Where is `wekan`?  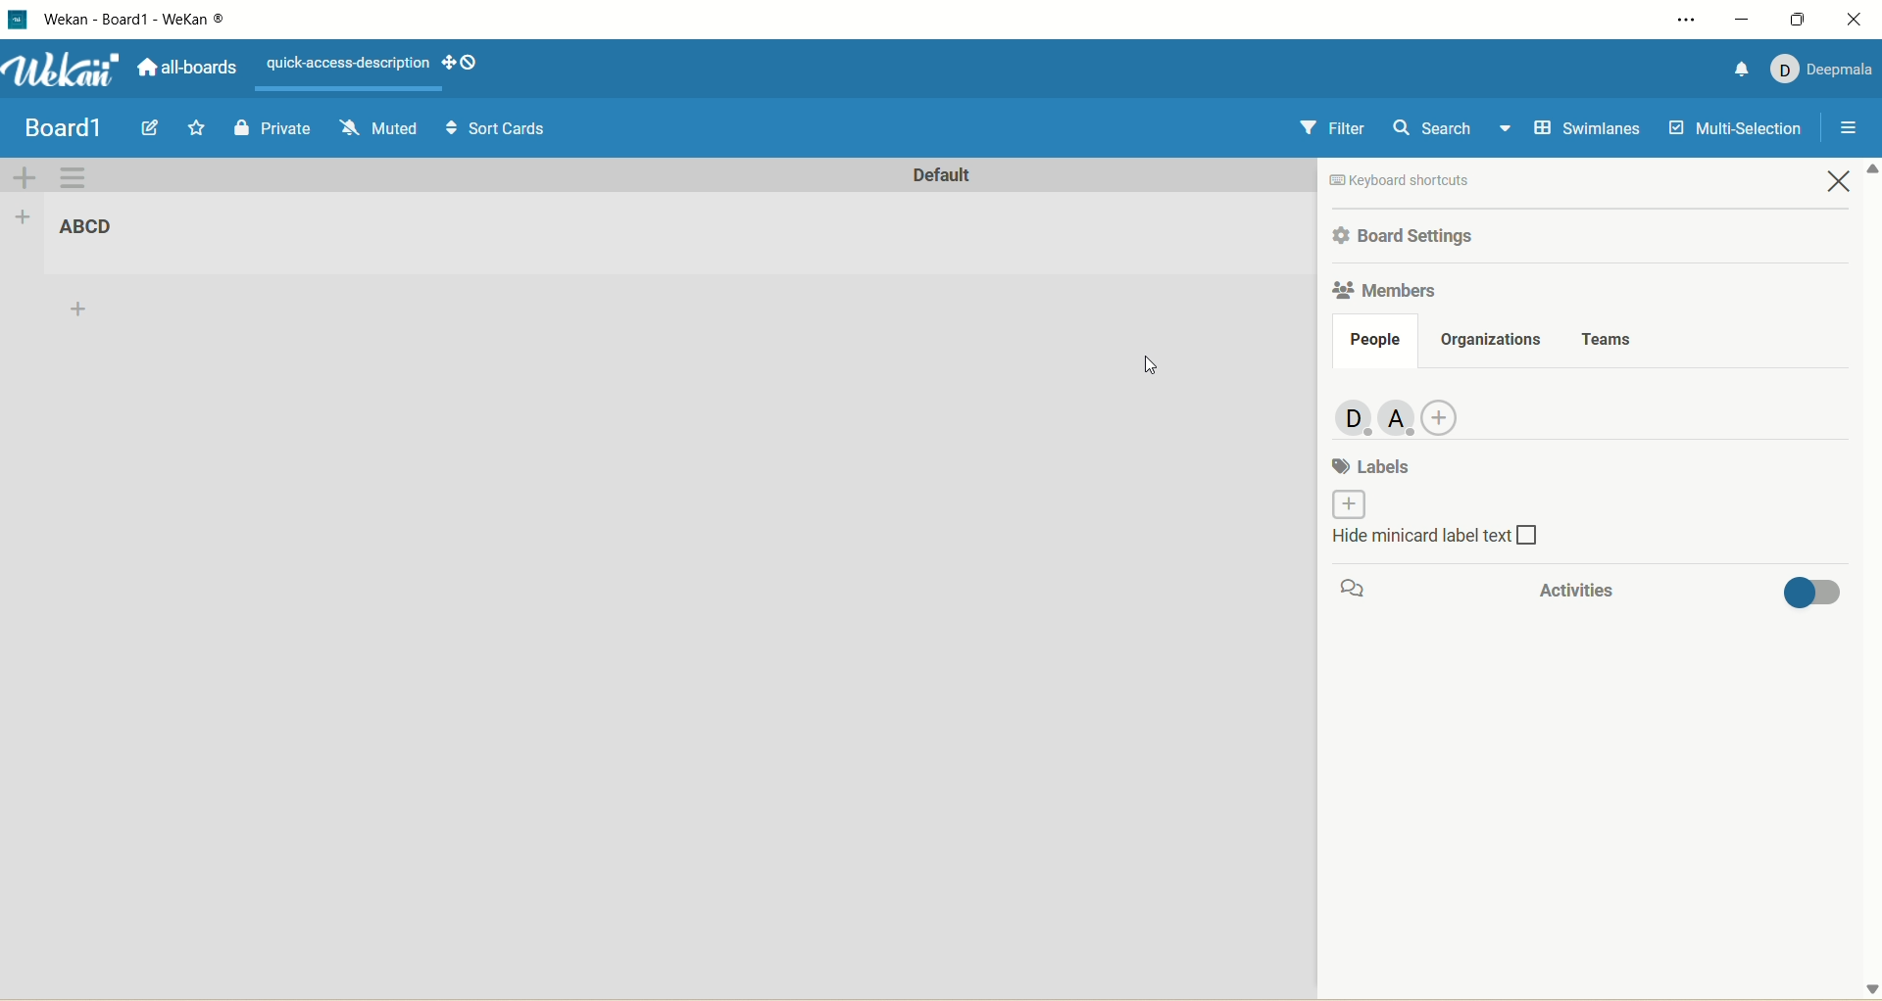 wekan is located at coordinates (65, 69).